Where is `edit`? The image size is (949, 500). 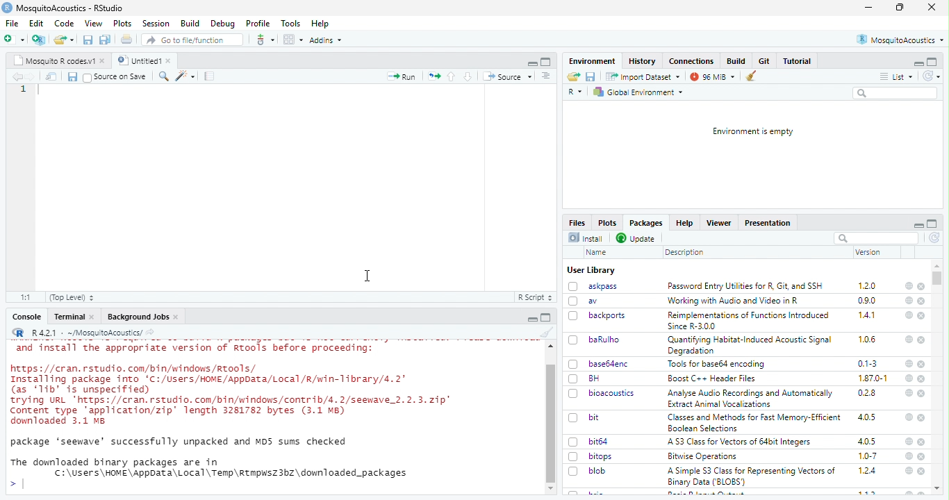
edit is located at coordinates (185, 76).